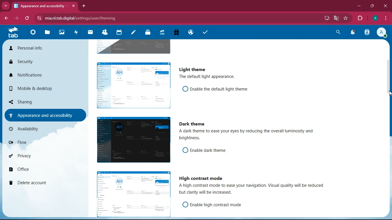 The height and width of the screenshot is (220, 392). I want to click on forward, so click(17, 19).